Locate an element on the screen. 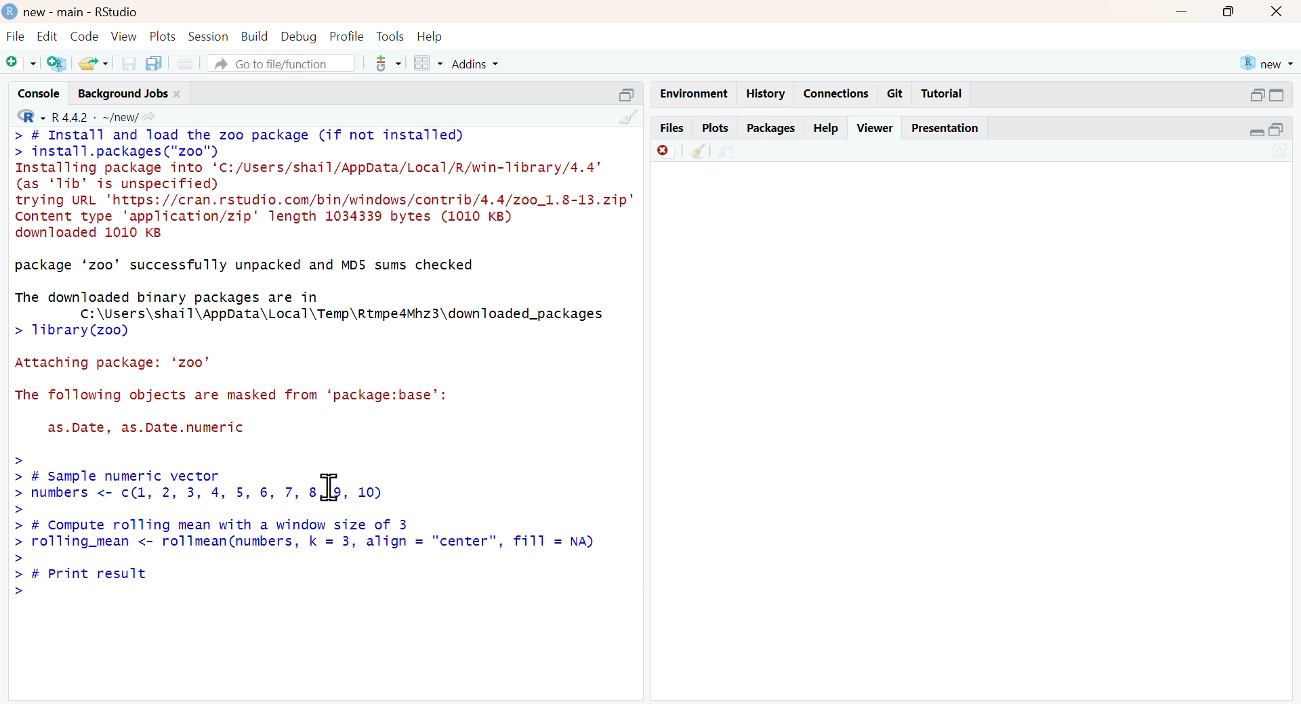 Image resolution: width=1301 pixels, height=704 pixels. open in separate window is located at coordinates (1258, 95).